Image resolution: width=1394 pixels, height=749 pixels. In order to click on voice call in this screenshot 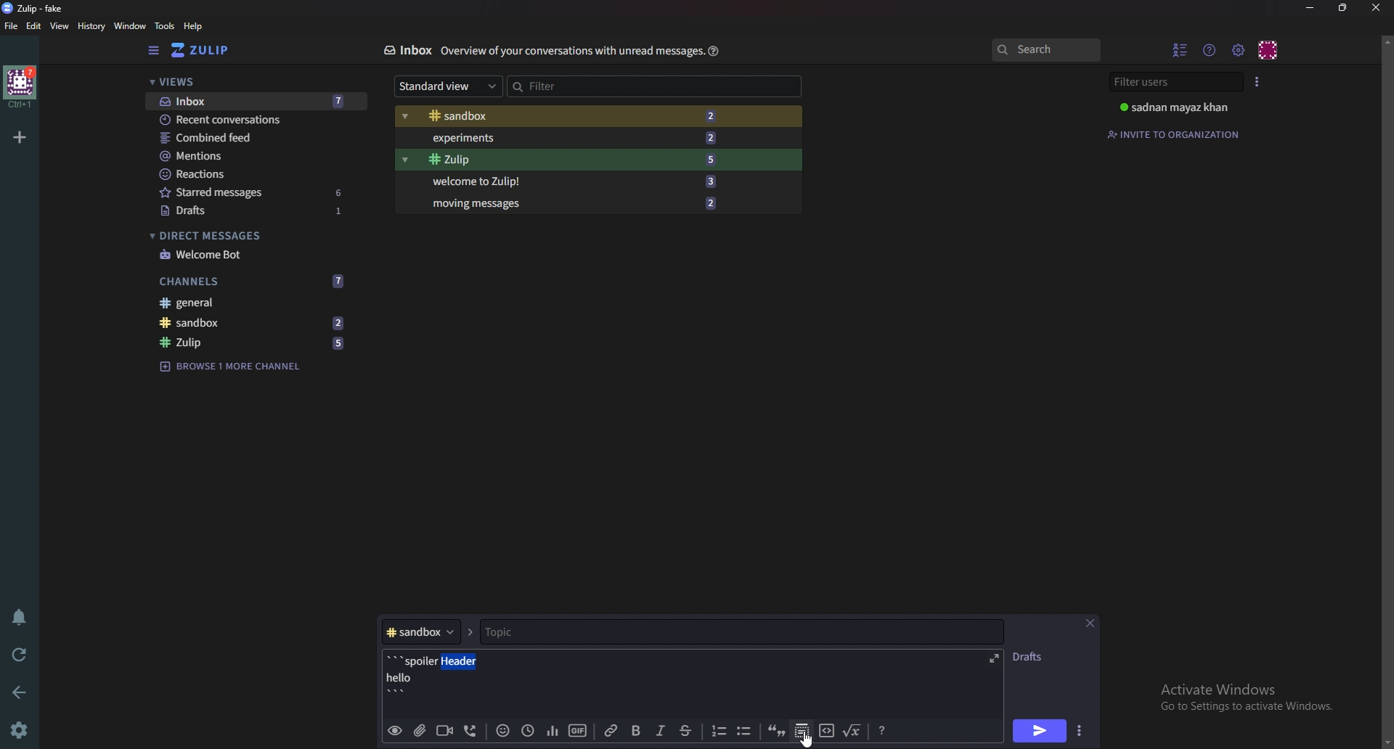, I will do `click(474, 732)`.